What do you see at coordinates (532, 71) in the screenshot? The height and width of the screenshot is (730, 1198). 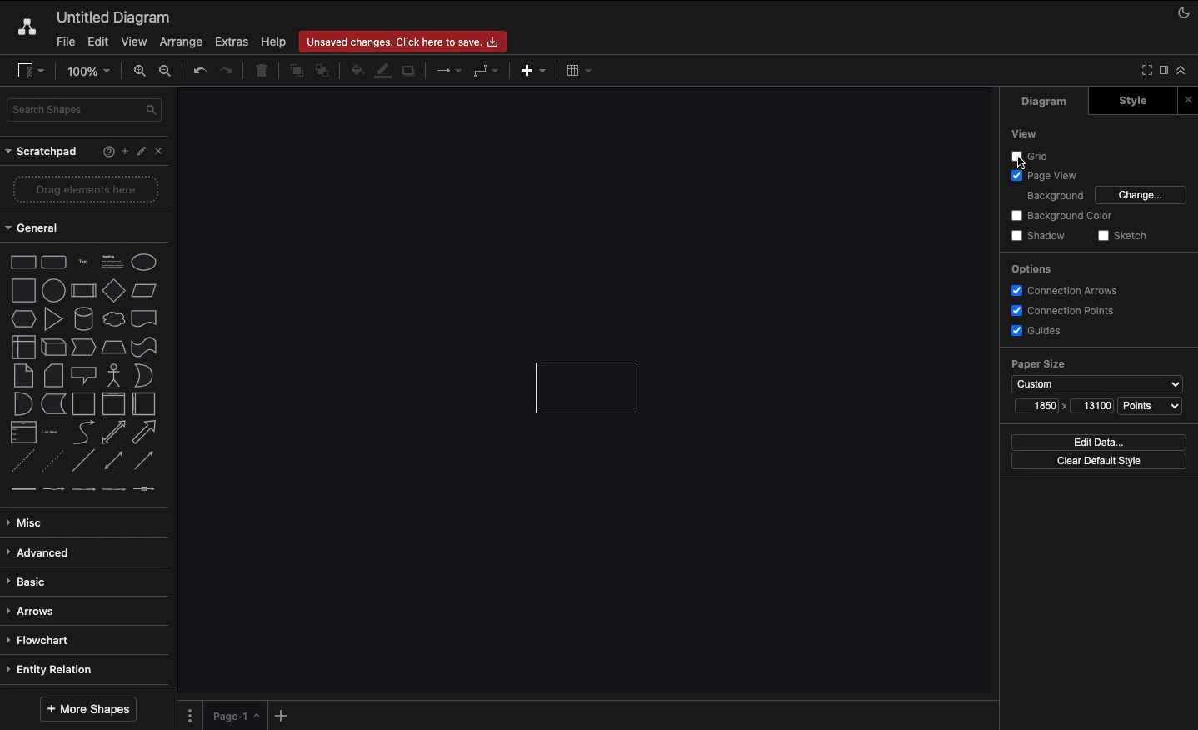 I see `Insert` at bounding box center [532, 71].